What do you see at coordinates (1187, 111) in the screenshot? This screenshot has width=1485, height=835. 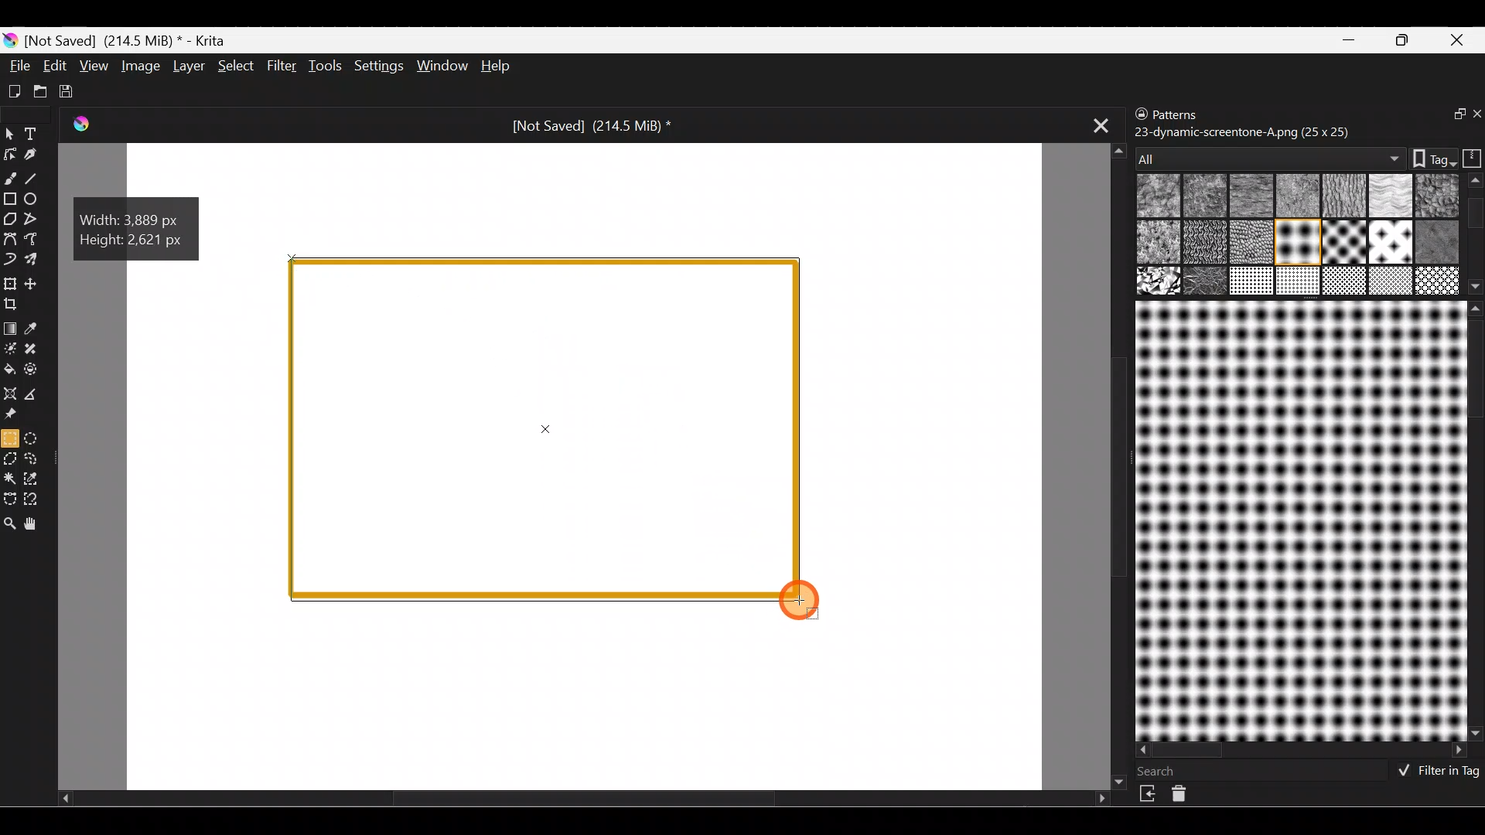 I see `Patterns` at bounding box center [1187, 111].